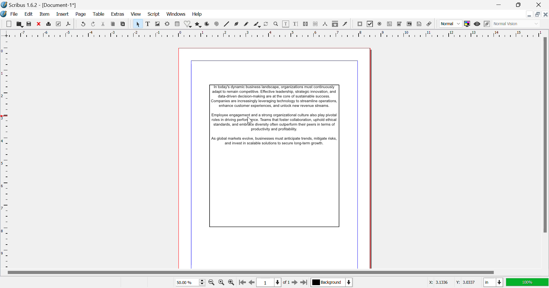 This screenshot has width=549, height=288. Describe the element at coordinates (295, 283) in the screenshot. I see `Next Page` at that location.